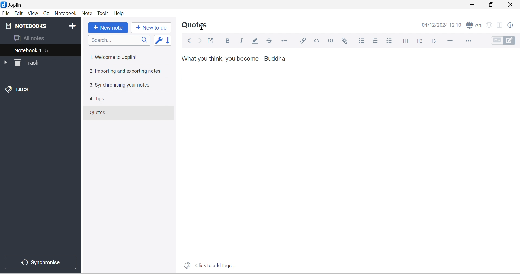 The image size is (520, 274). Describe the element at coordinates (389, 41) in the screenshot. I see `Checkbox list` at that location.